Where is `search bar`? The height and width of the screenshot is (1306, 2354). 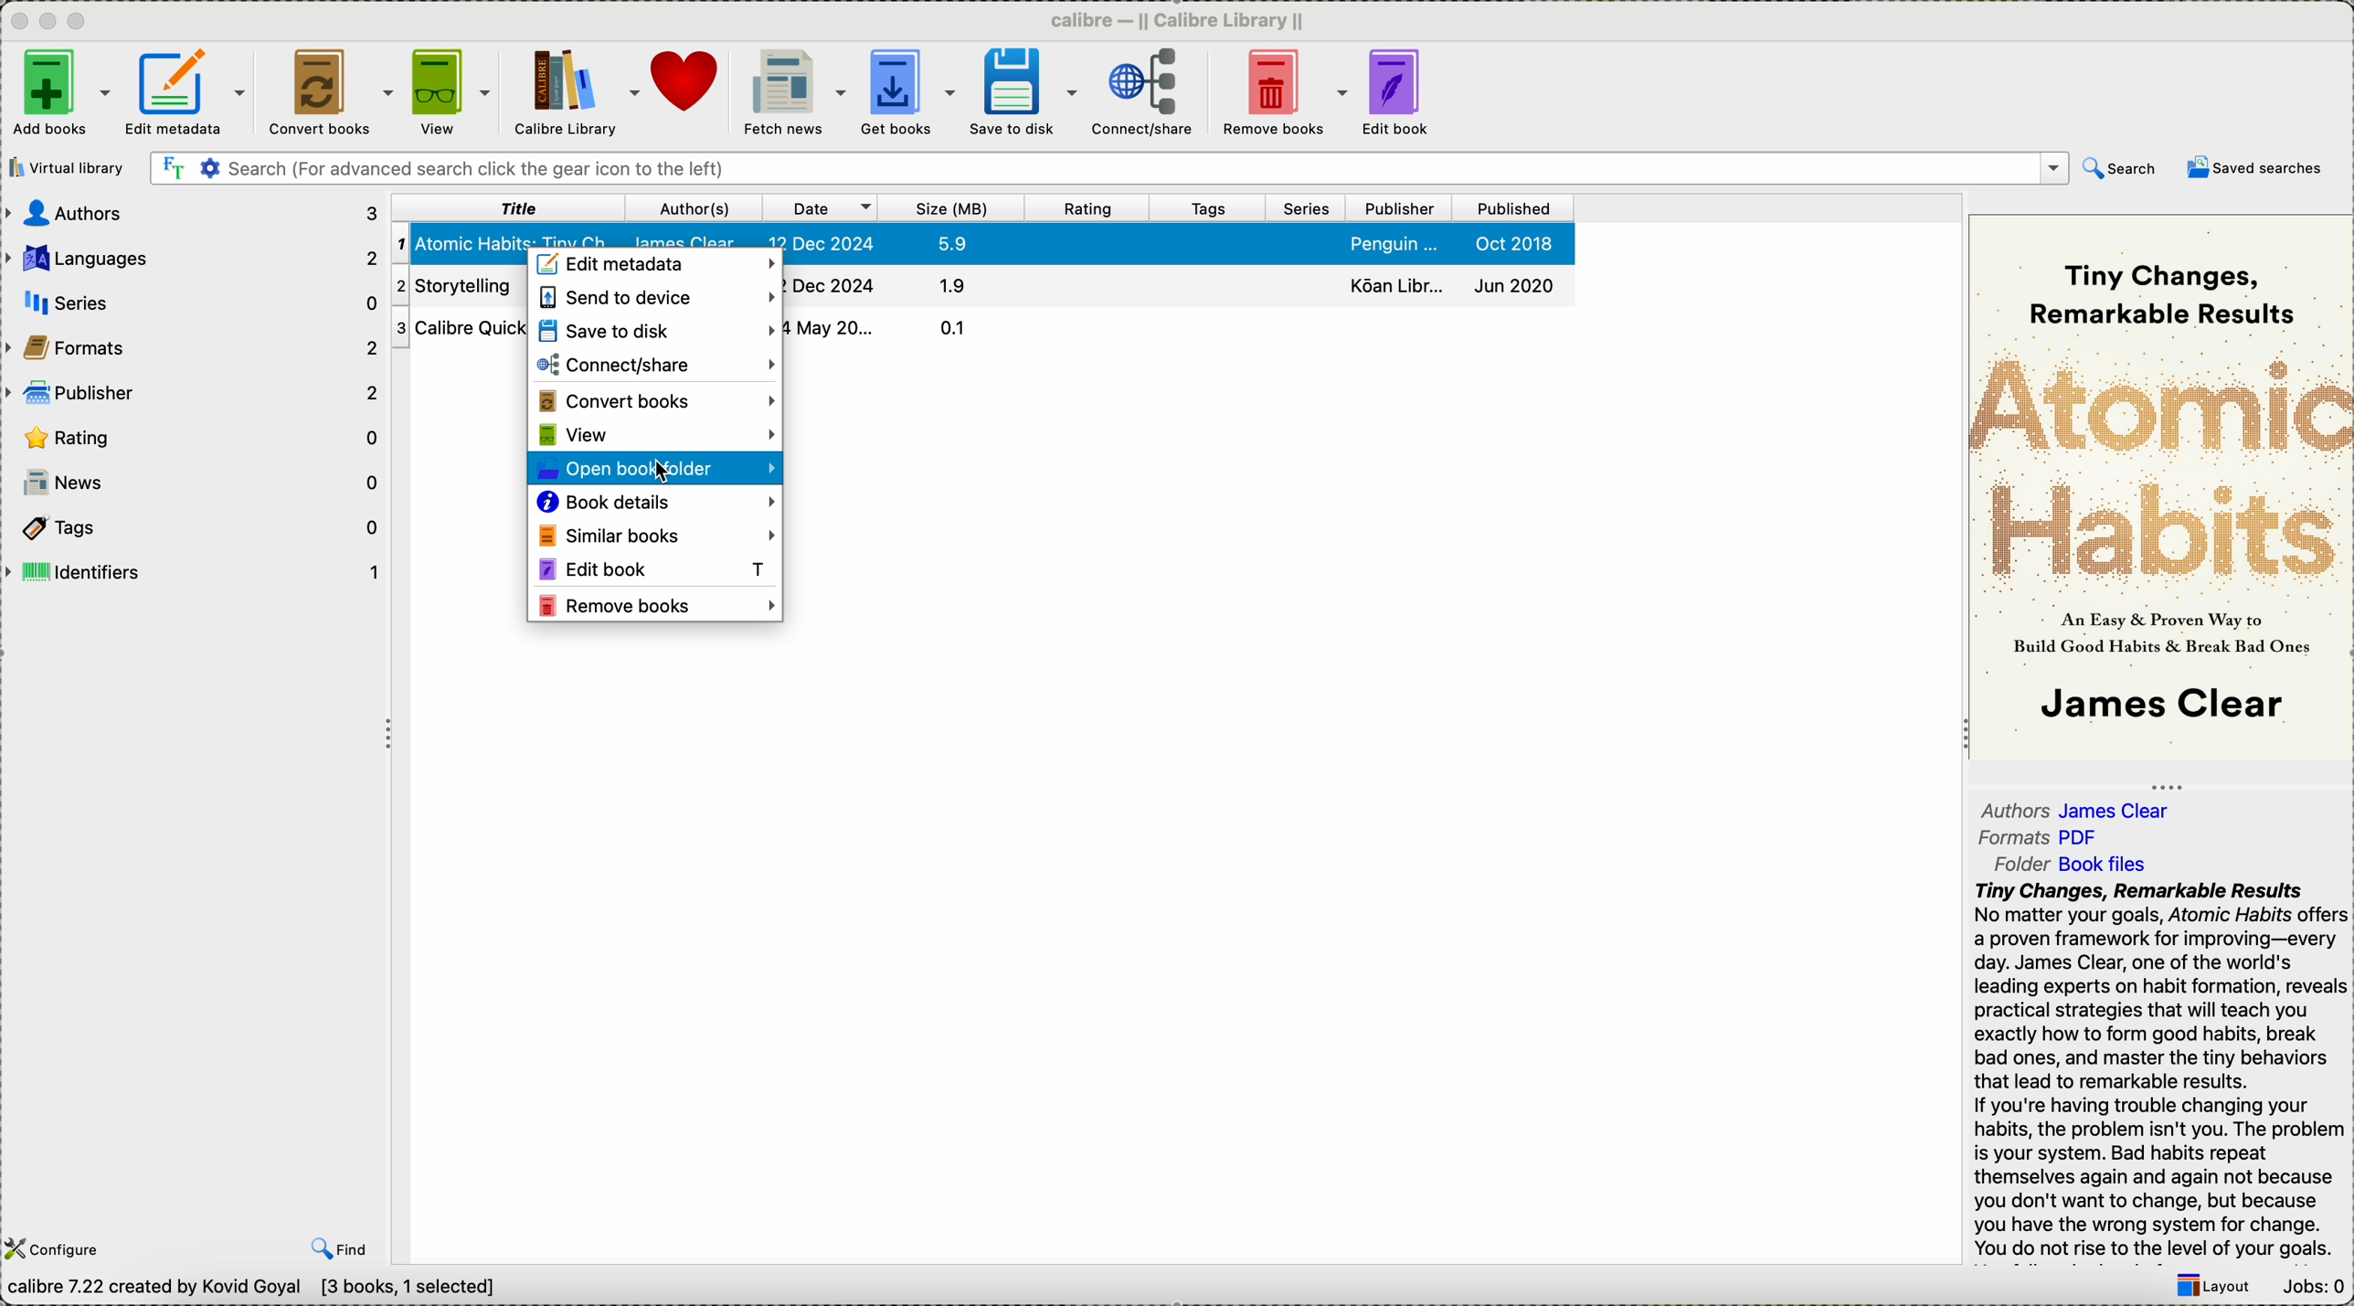 search bar is located at coordinates (1107, 169).